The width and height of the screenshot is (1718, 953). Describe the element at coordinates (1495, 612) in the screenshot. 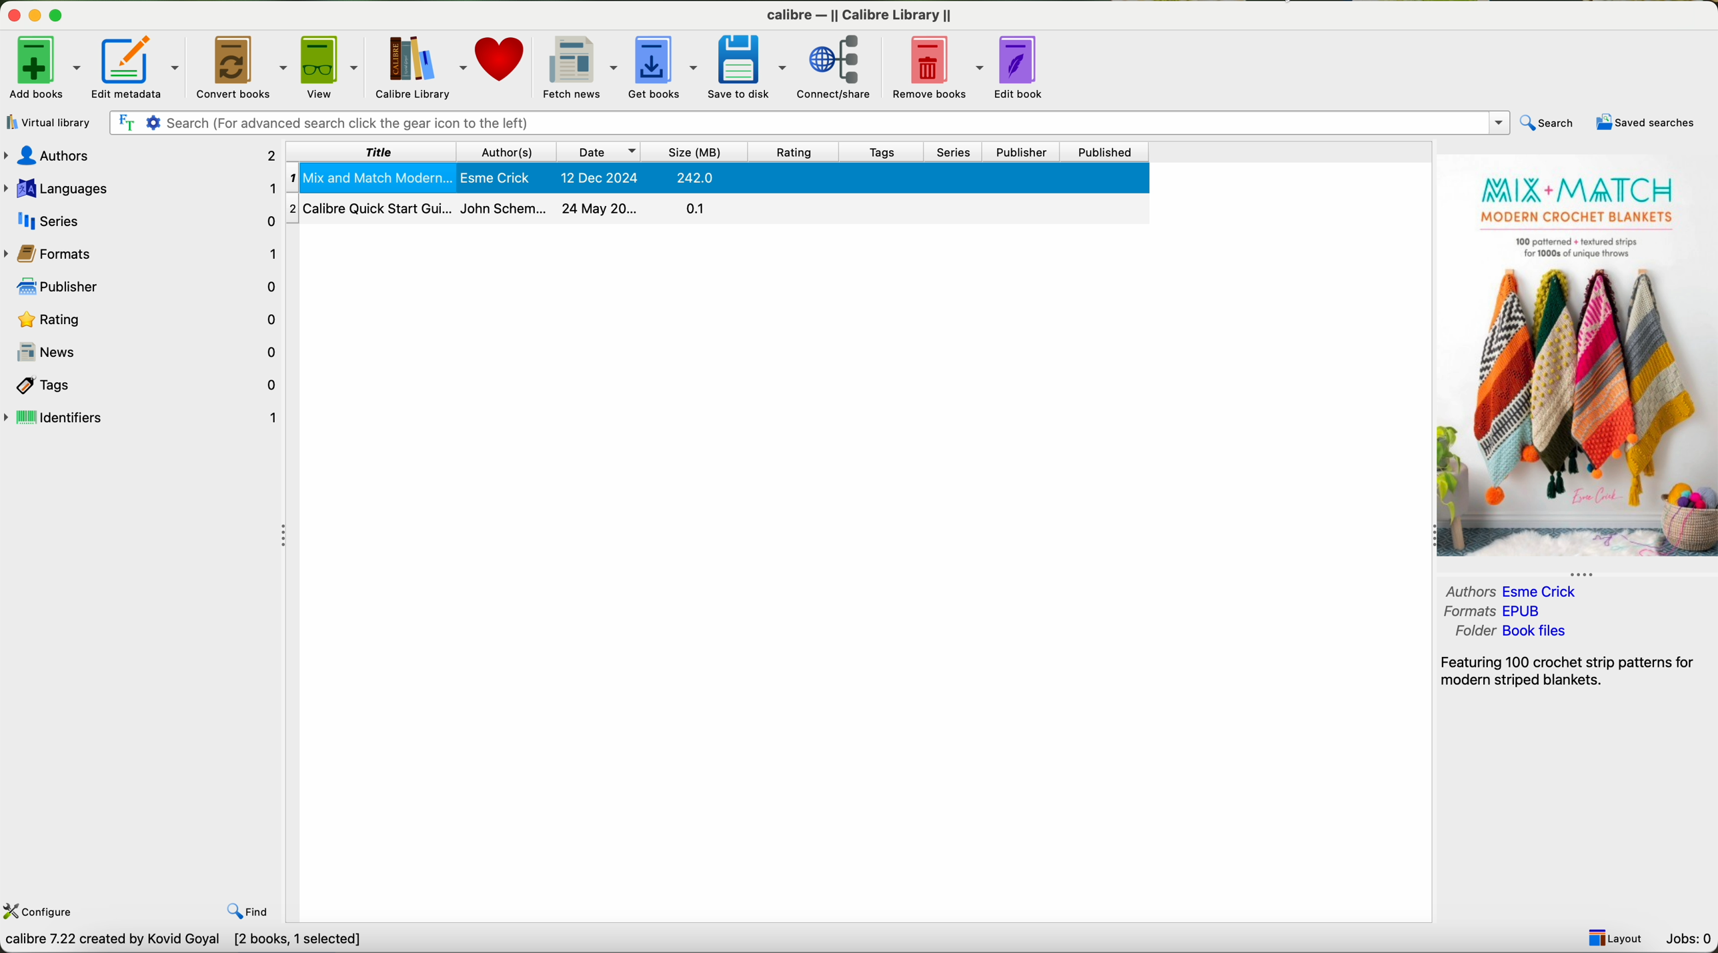

I see `formats` at that location.